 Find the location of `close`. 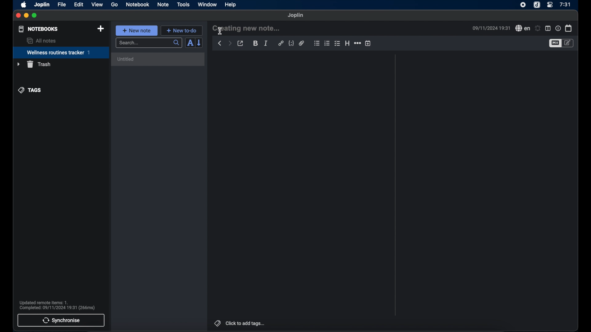

close is located at coordinates (18, 16).